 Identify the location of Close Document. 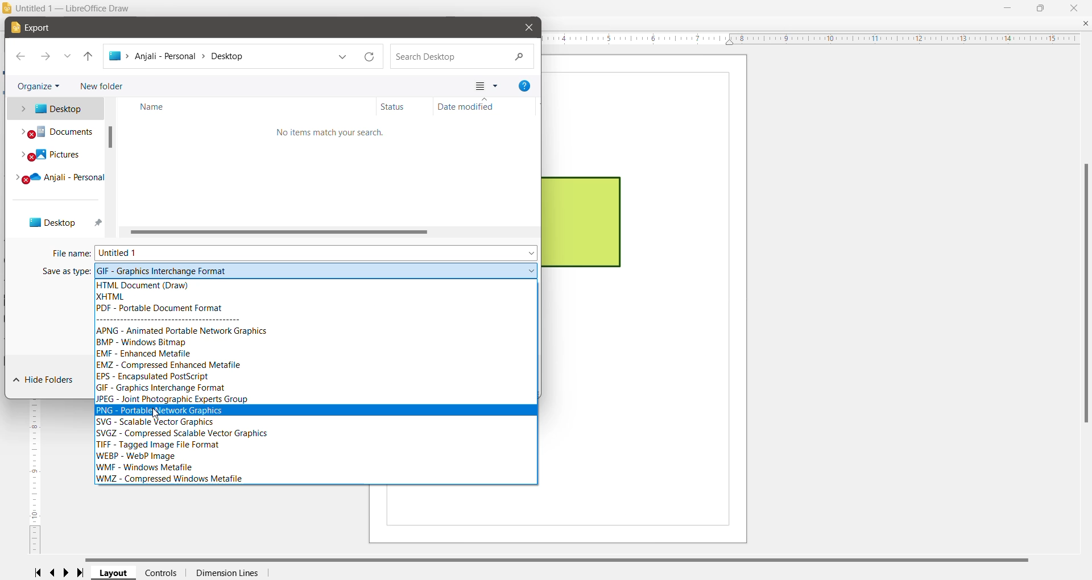
(1085, 24).